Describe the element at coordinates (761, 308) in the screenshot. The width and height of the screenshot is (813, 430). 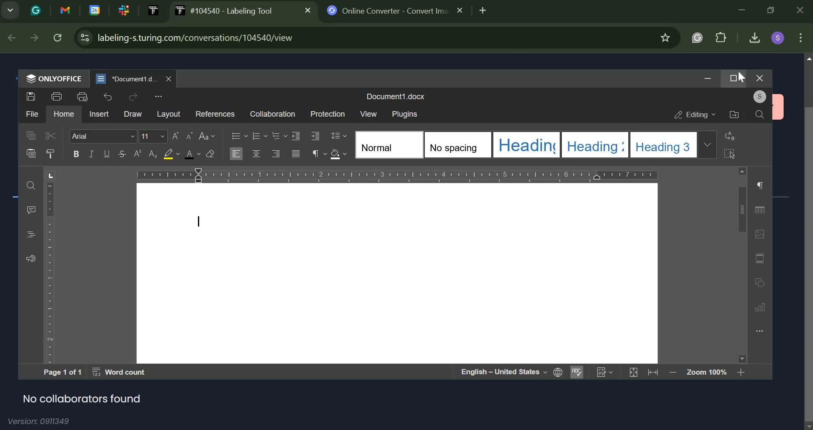
I see `graphs` at that location.